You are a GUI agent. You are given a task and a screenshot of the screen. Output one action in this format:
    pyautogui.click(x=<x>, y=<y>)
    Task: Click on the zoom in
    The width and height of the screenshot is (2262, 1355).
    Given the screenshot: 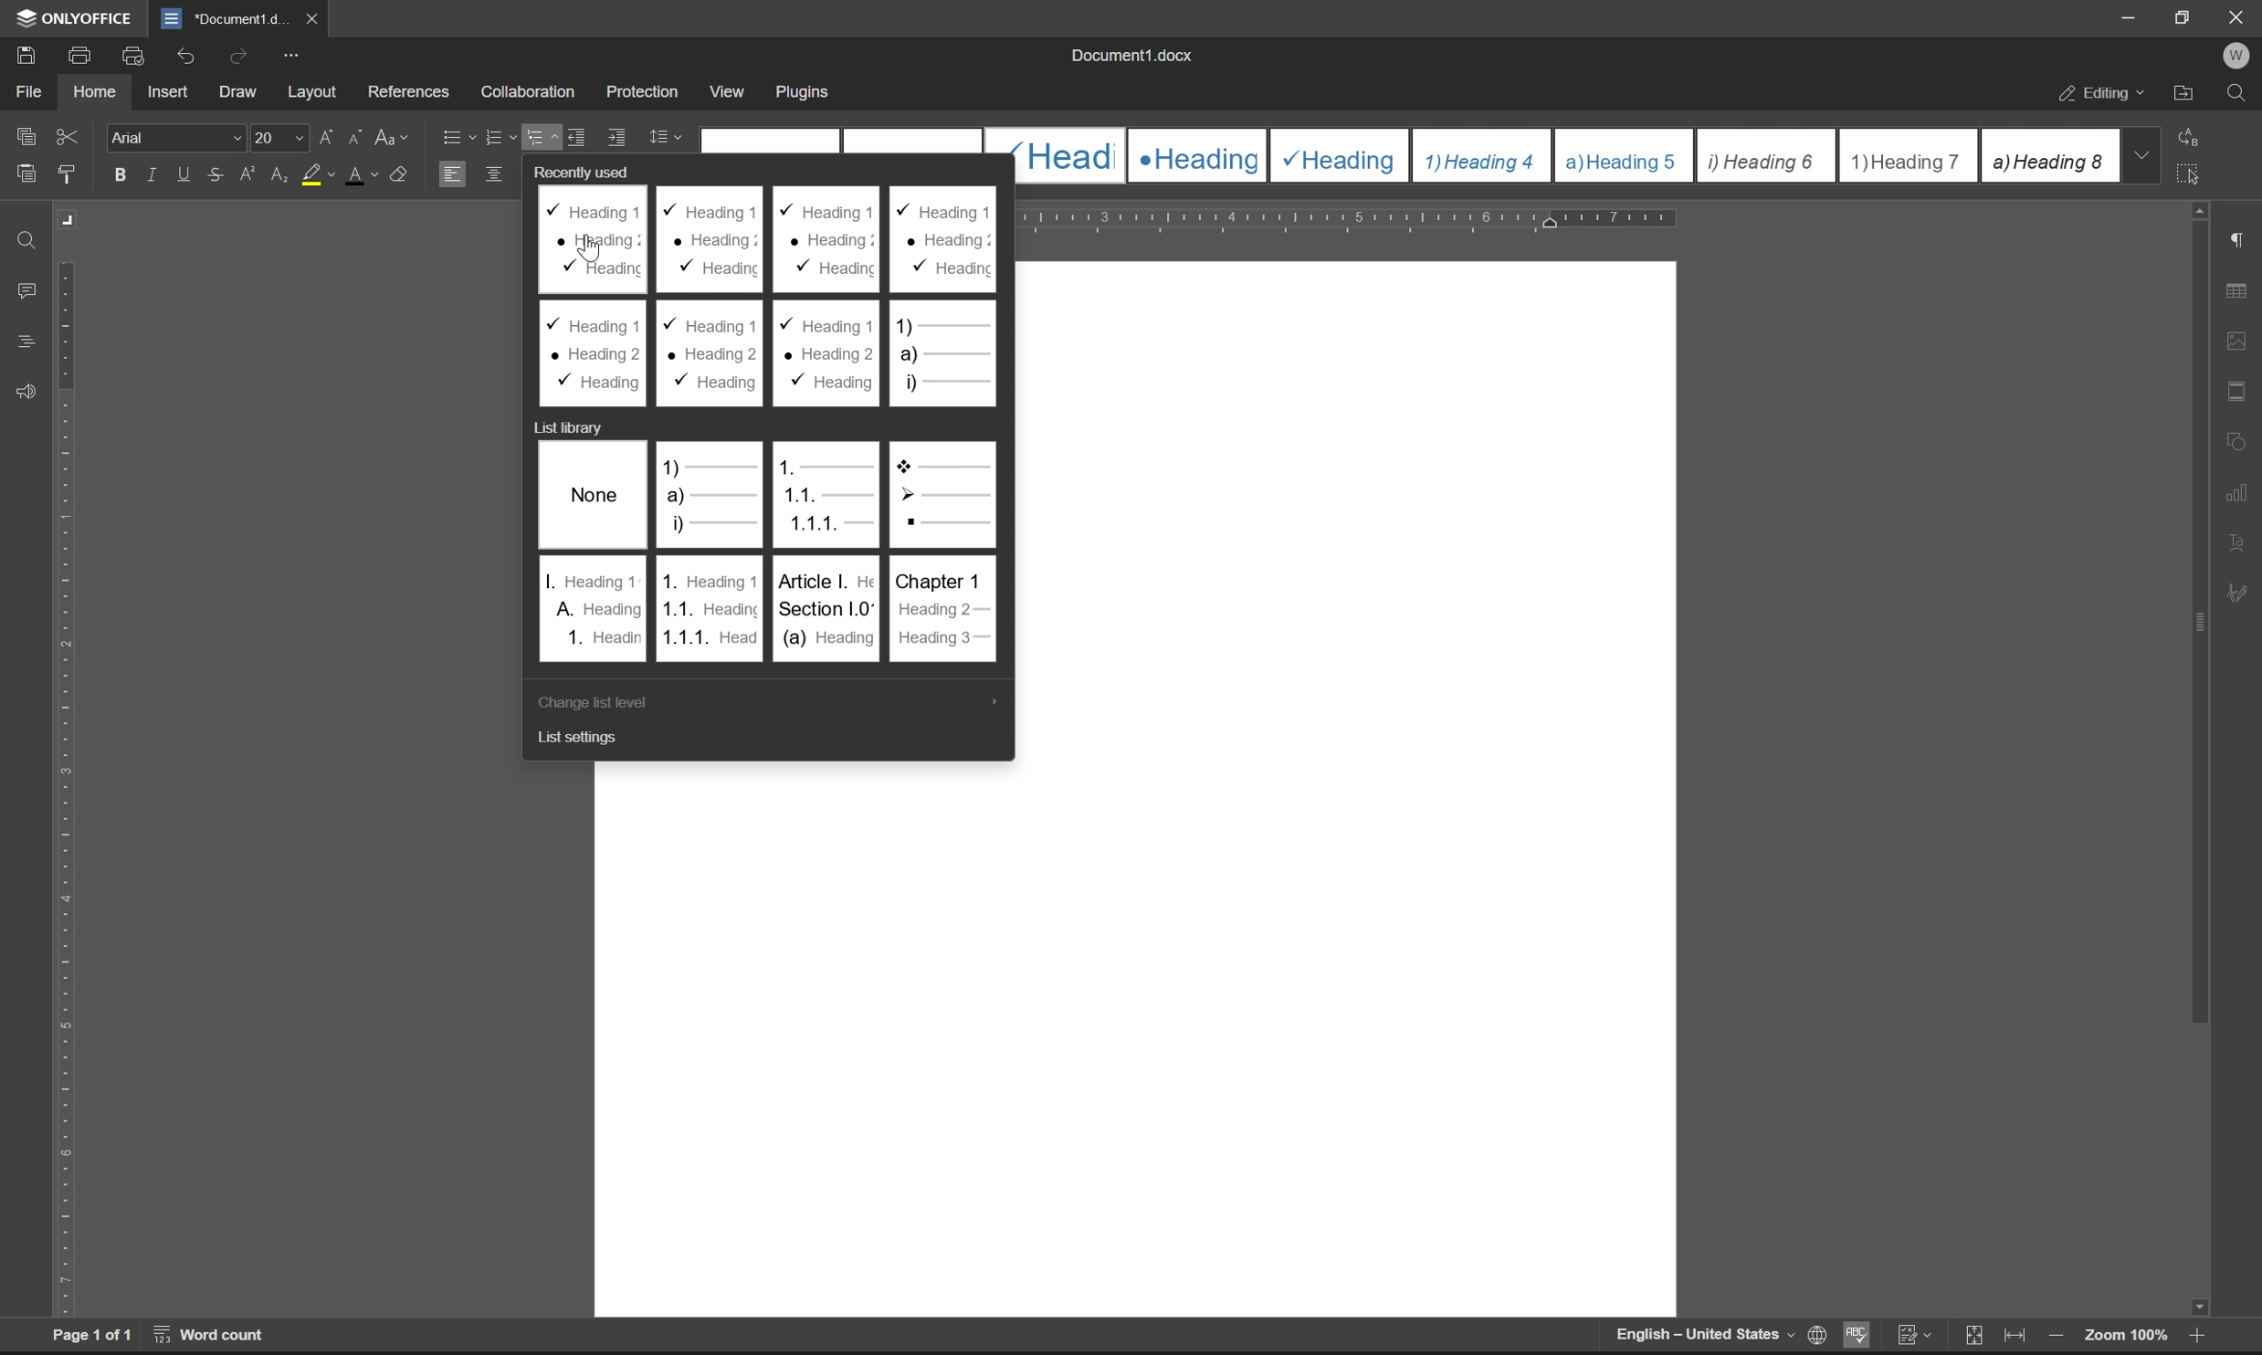 What is the action you would take?
    pyautogui.click(x=2193, y=1339)
    